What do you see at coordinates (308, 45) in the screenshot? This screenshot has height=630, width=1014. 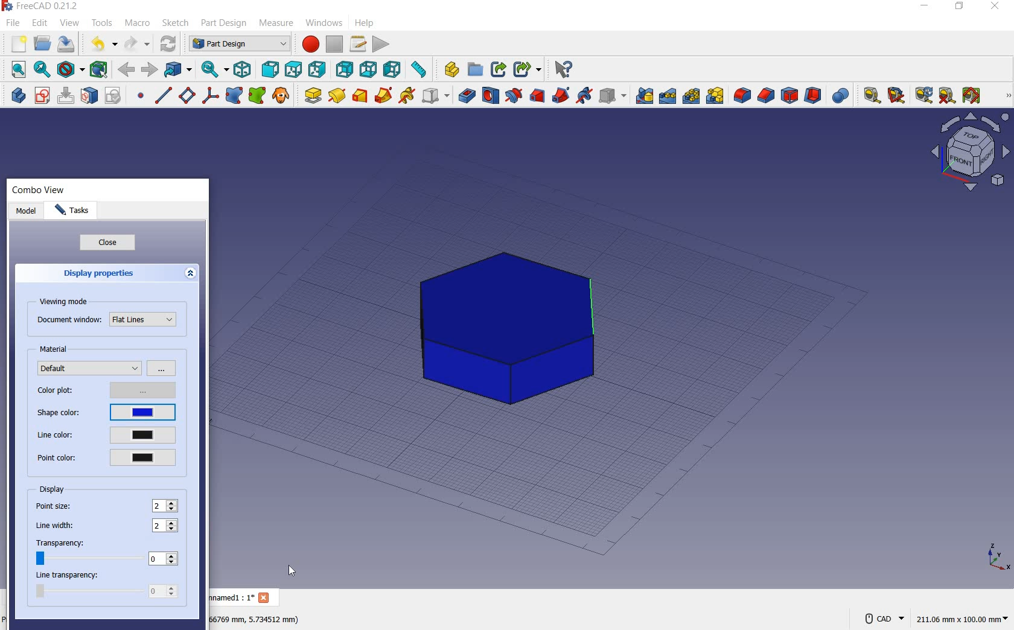 I see `macro recording` at bounding box center [308, 45].